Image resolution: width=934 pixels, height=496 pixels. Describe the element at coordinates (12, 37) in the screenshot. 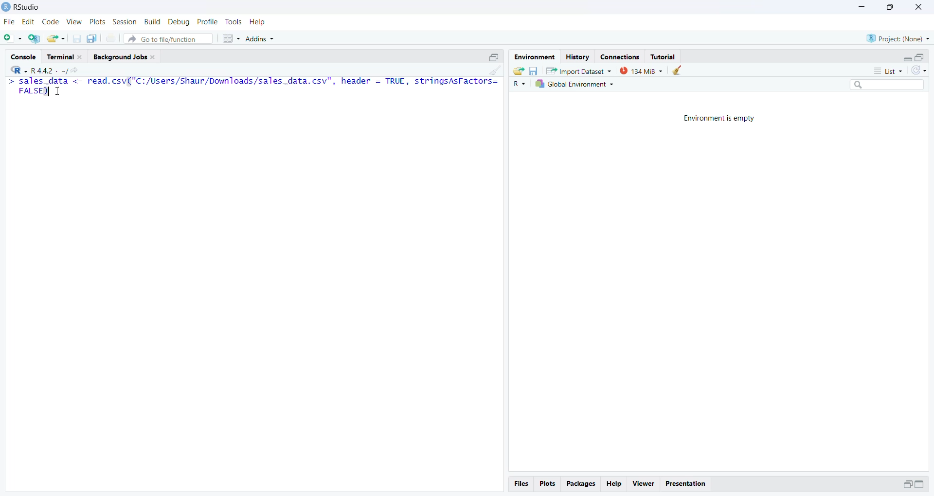

I see `New File` at that location.